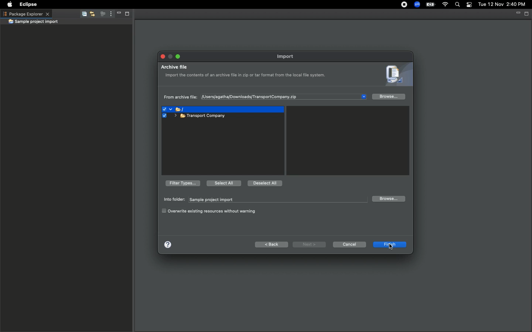  Describe the element at coordinates (167, 244) in the screenshot. I see `Help` at that location.